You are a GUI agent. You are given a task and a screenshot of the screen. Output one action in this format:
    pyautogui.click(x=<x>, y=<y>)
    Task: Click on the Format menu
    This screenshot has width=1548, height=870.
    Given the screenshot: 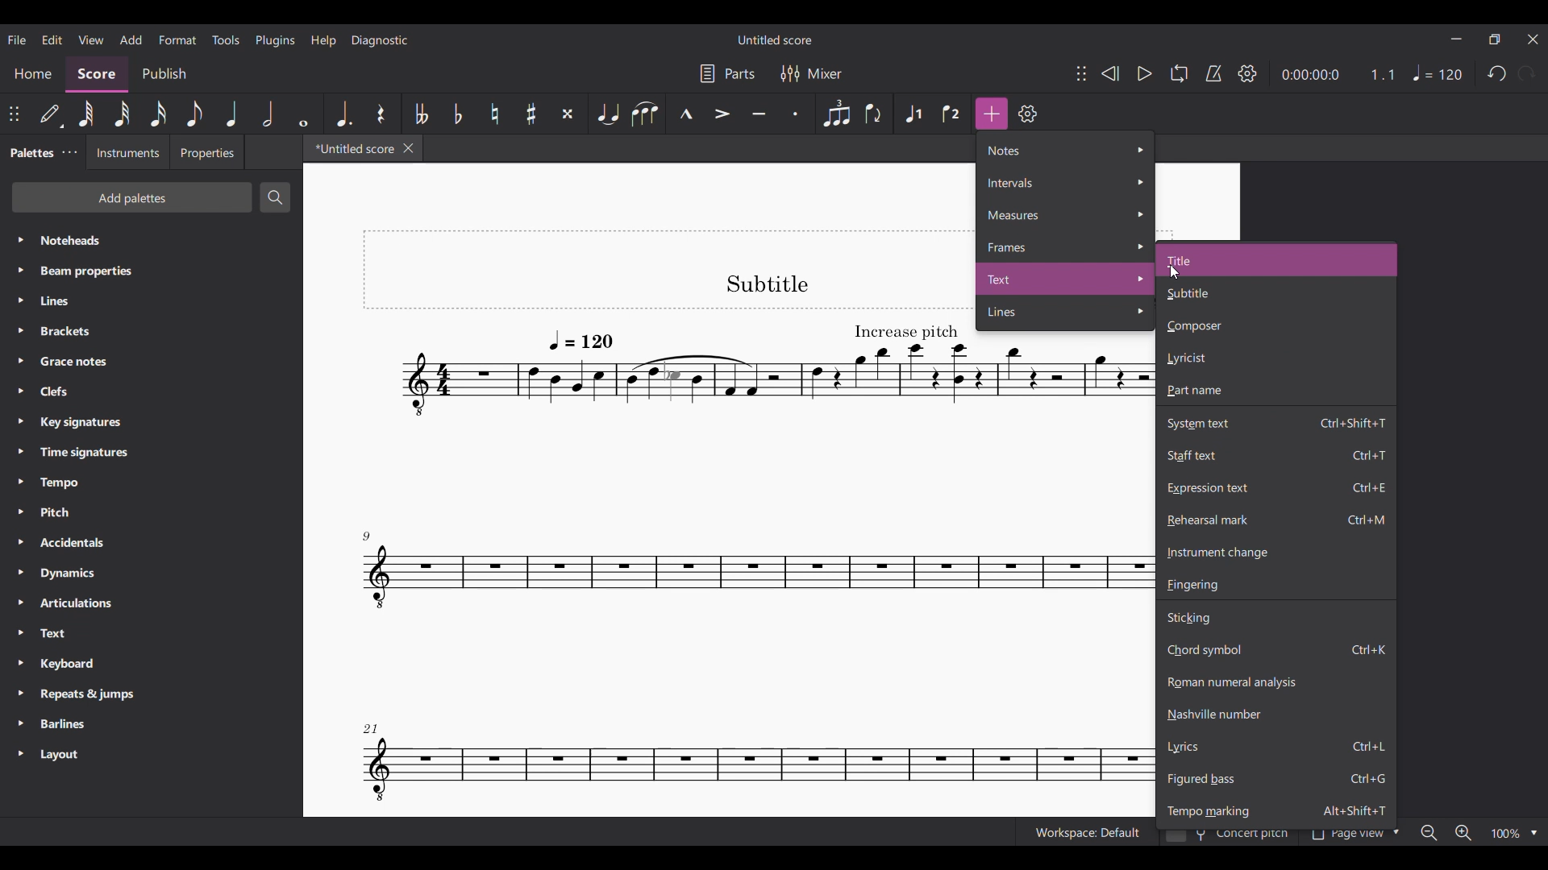 What is the action you would take?
    pyautogui.click(x=177, y=40)
    